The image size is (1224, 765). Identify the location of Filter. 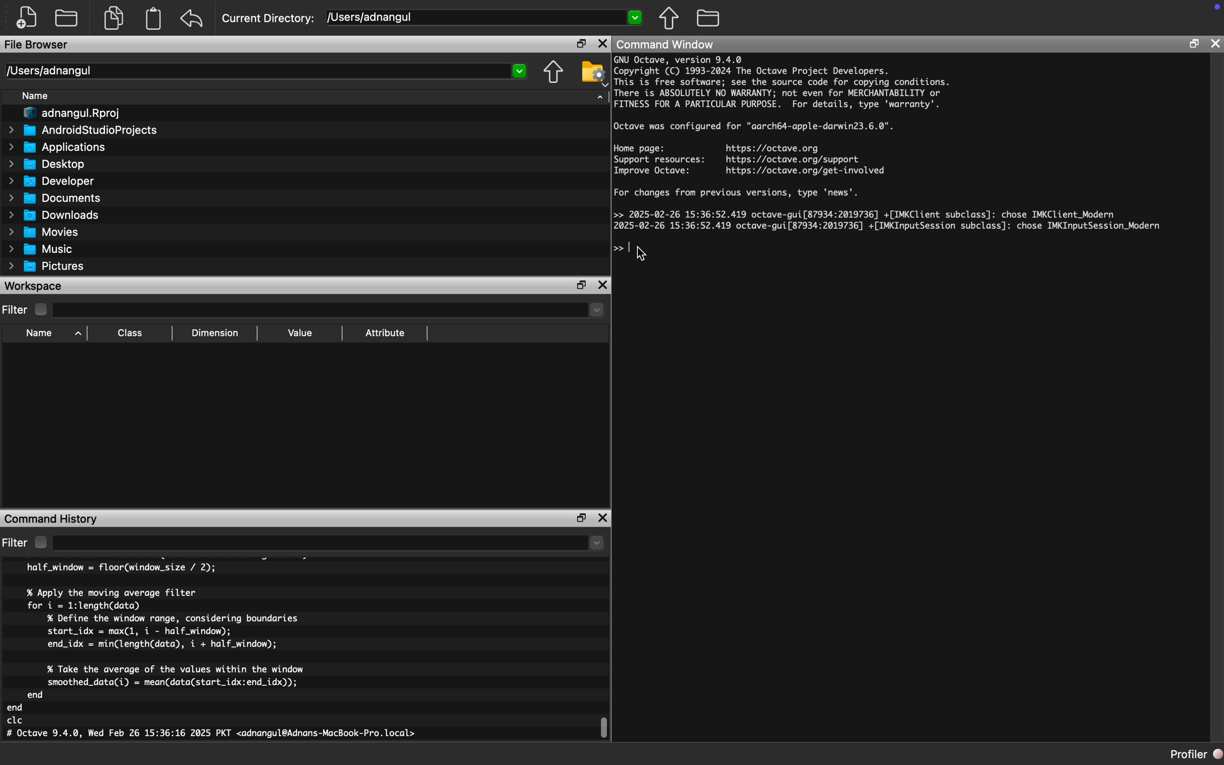
(16, 543).